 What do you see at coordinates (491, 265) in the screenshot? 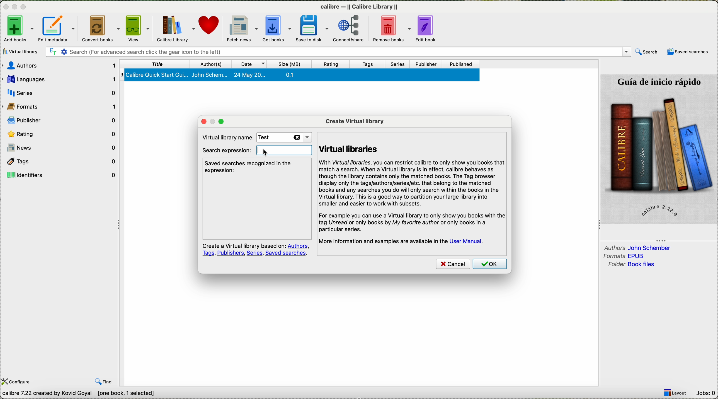
I see `OK button` at bounding box center [491, 265].